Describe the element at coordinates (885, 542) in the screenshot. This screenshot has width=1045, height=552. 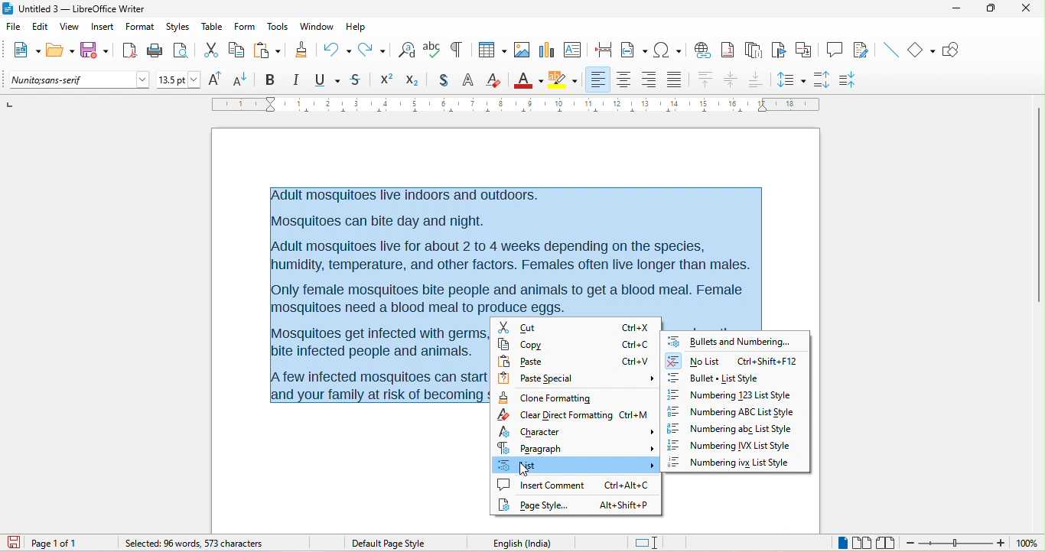
I see `book view` at that location.